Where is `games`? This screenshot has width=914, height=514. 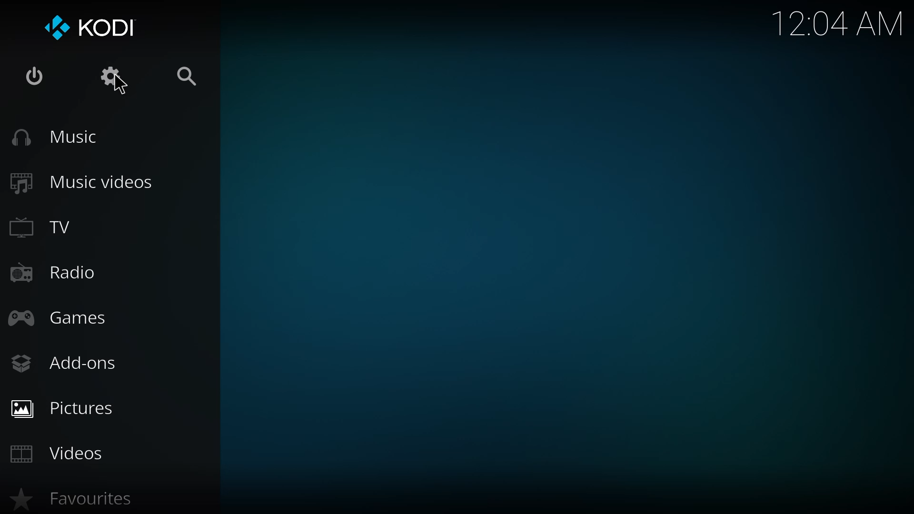
games is located at coordinates (60, 319).